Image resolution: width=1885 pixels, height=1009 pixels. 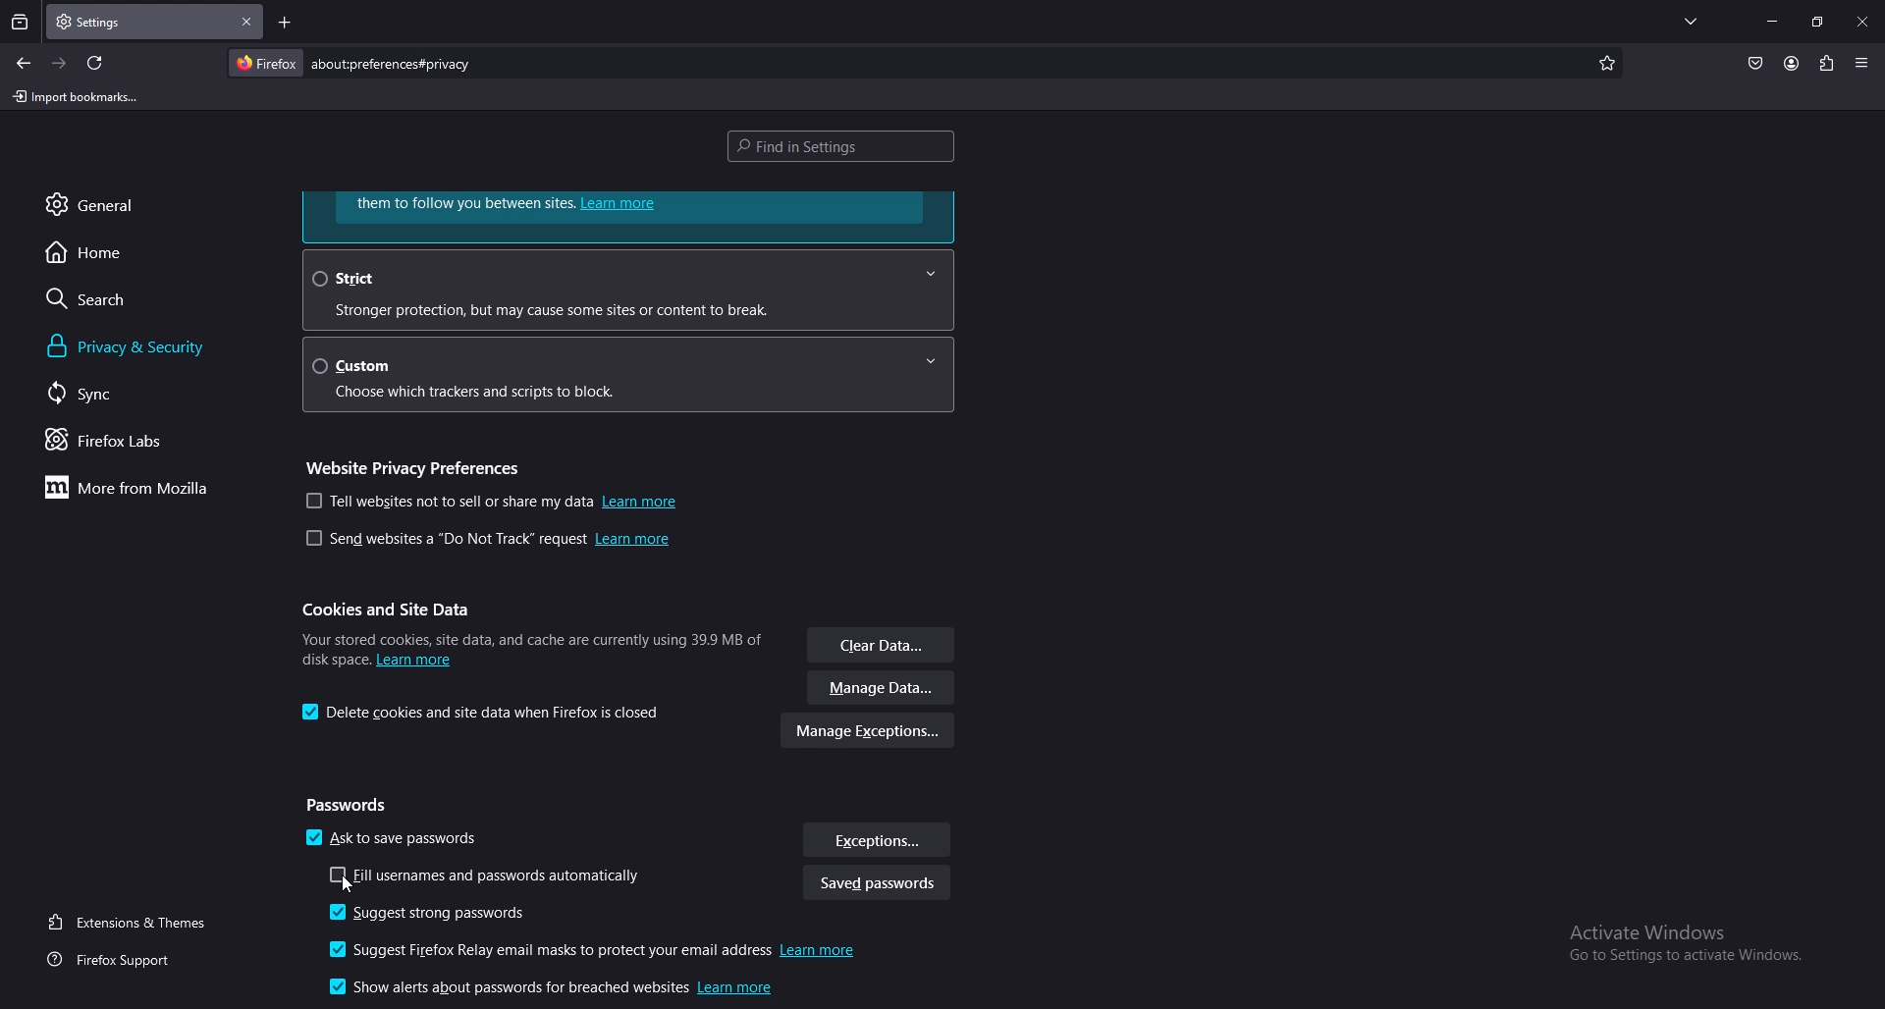 What do you see at coordinates (96, 63) in the screenshot?
I see `refresh` at bounding box center [96, 63].